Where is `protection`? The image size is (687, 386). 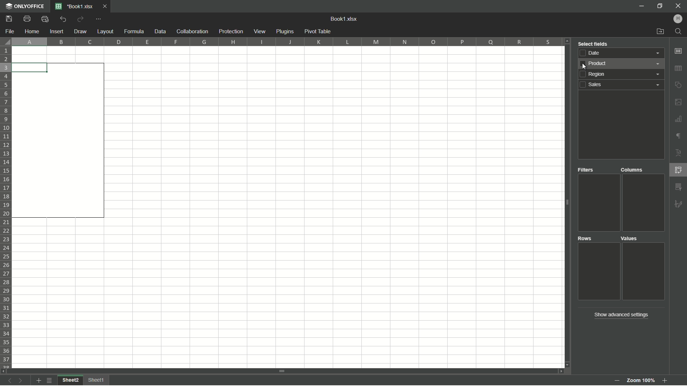 protection is located at coordinates (230, 32).